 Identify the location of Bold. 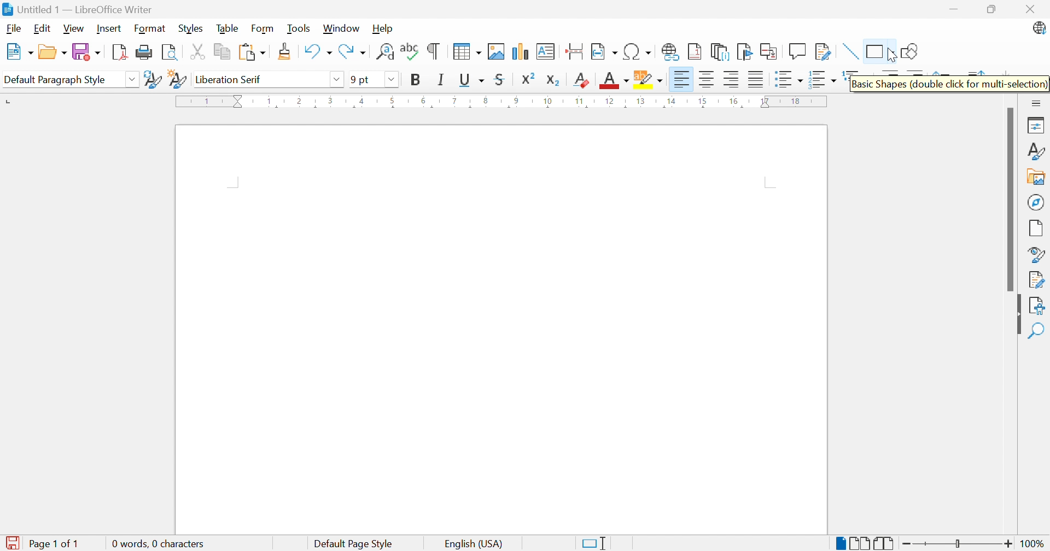
(417, 79).